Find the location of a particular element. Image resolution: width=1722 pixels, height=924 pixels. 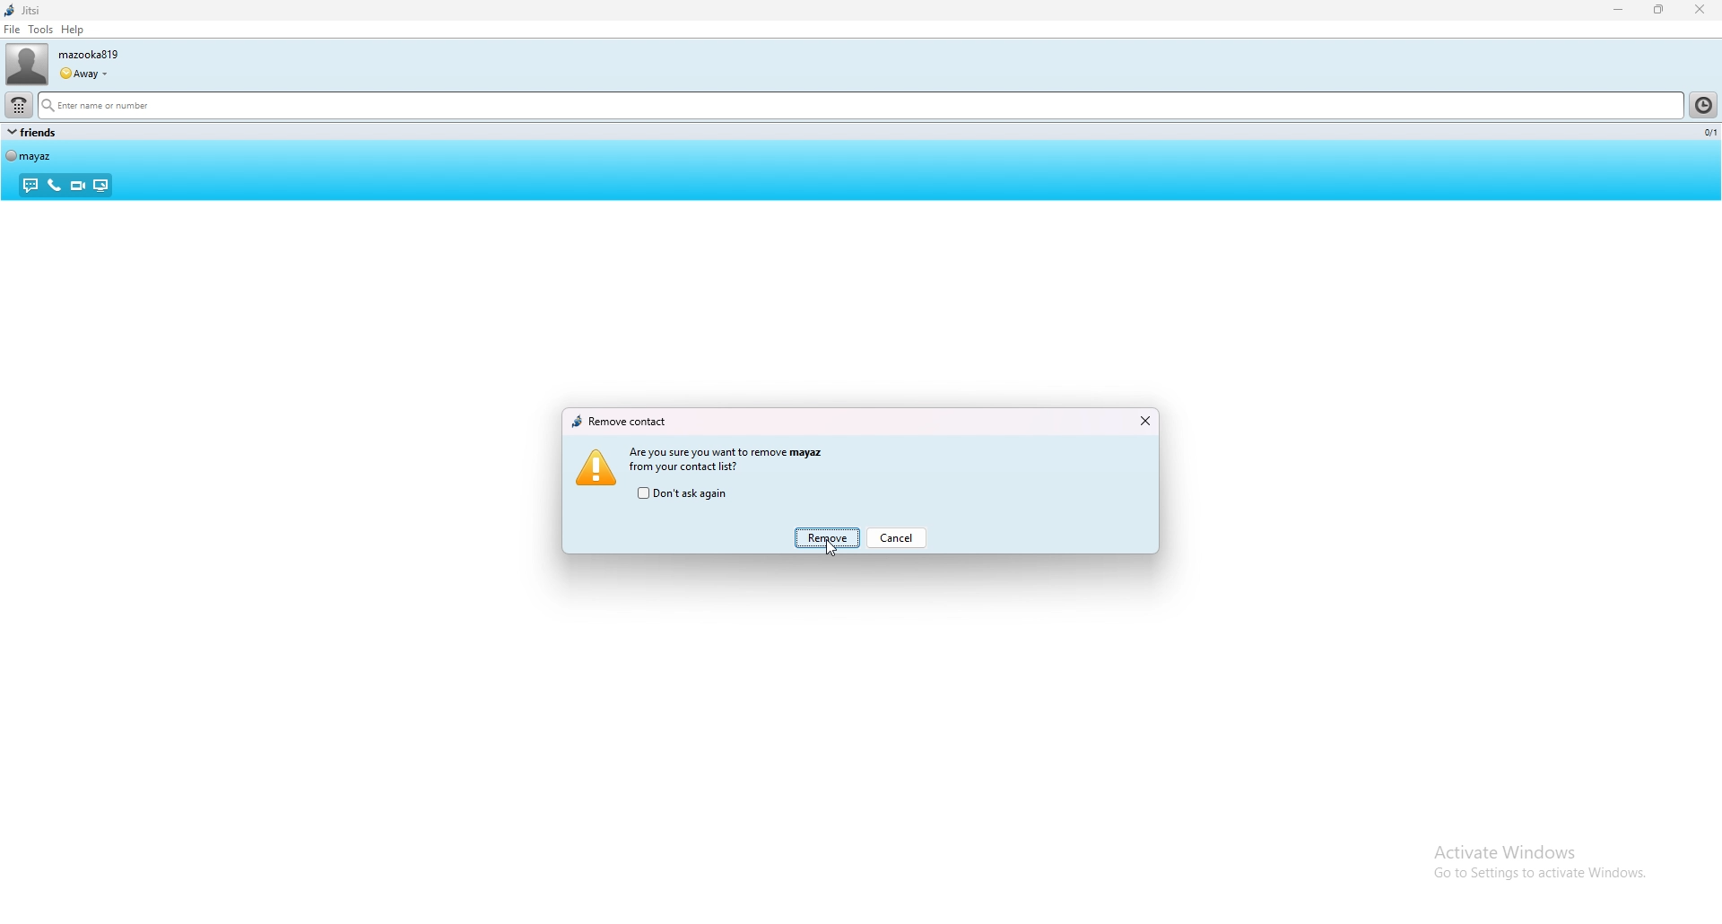

remove contact is located at coordinates (622, 422).